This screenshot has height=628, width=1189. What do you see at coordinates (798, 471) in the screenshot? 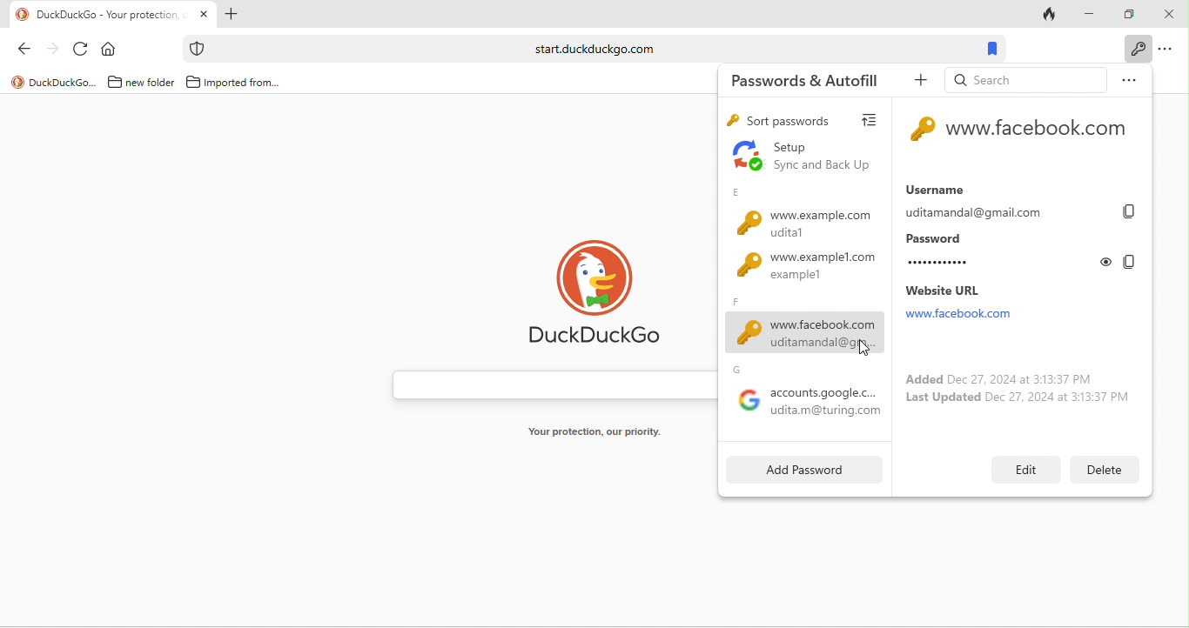
I see `add password` at bounding box center [798, 471].